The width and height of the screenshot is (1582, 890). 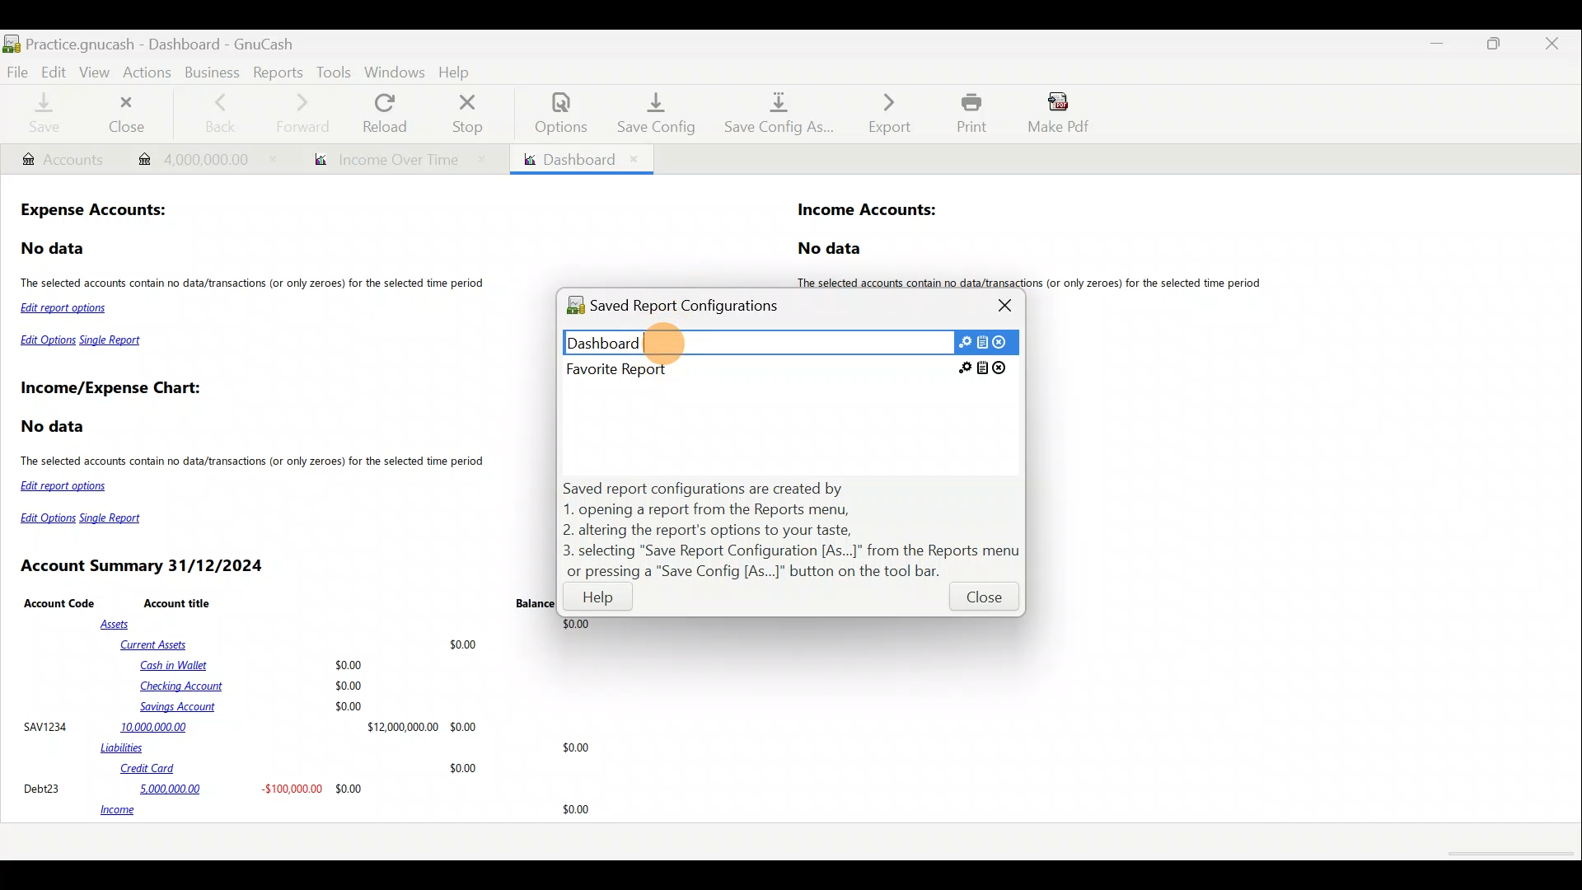 What do you see at coordinates (250, 726) in the screenshot?
I see `SAVI234 10,000,000.00 $12,000,00000 $0.00` at bounding box center [250, 726].